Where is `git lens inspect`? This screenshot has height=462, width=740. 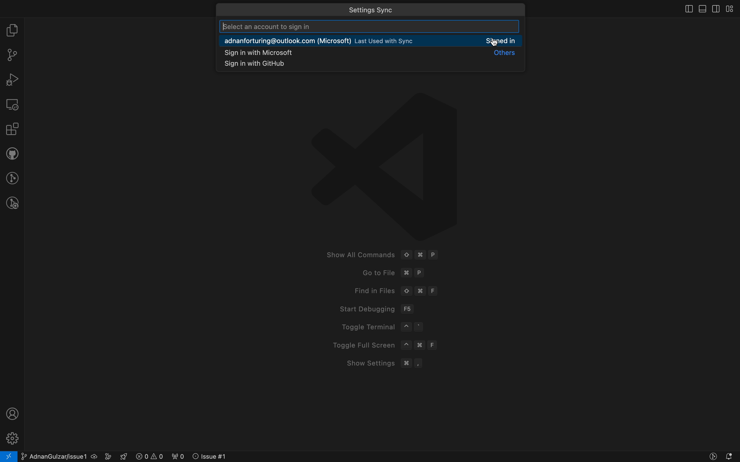 git lens inspect is located at coordinates (11, 203).